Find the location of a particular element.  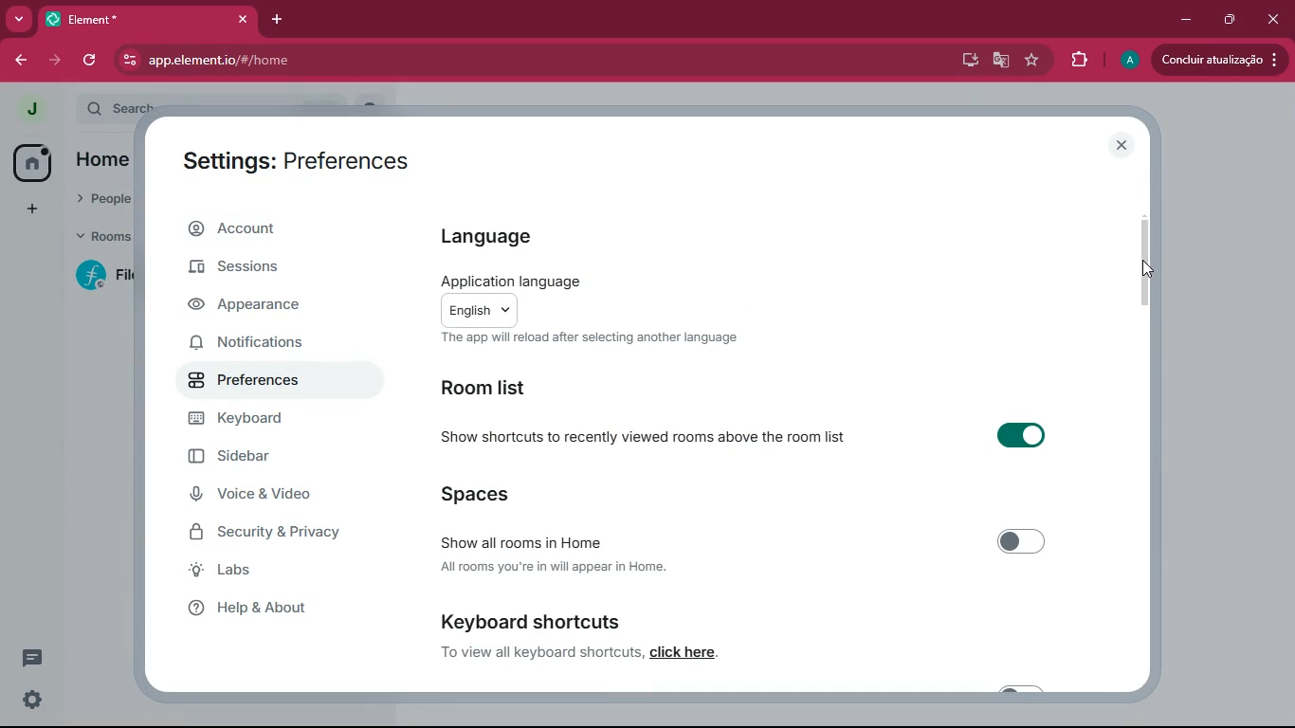

profile picture is located at coordinates (1127, 61).